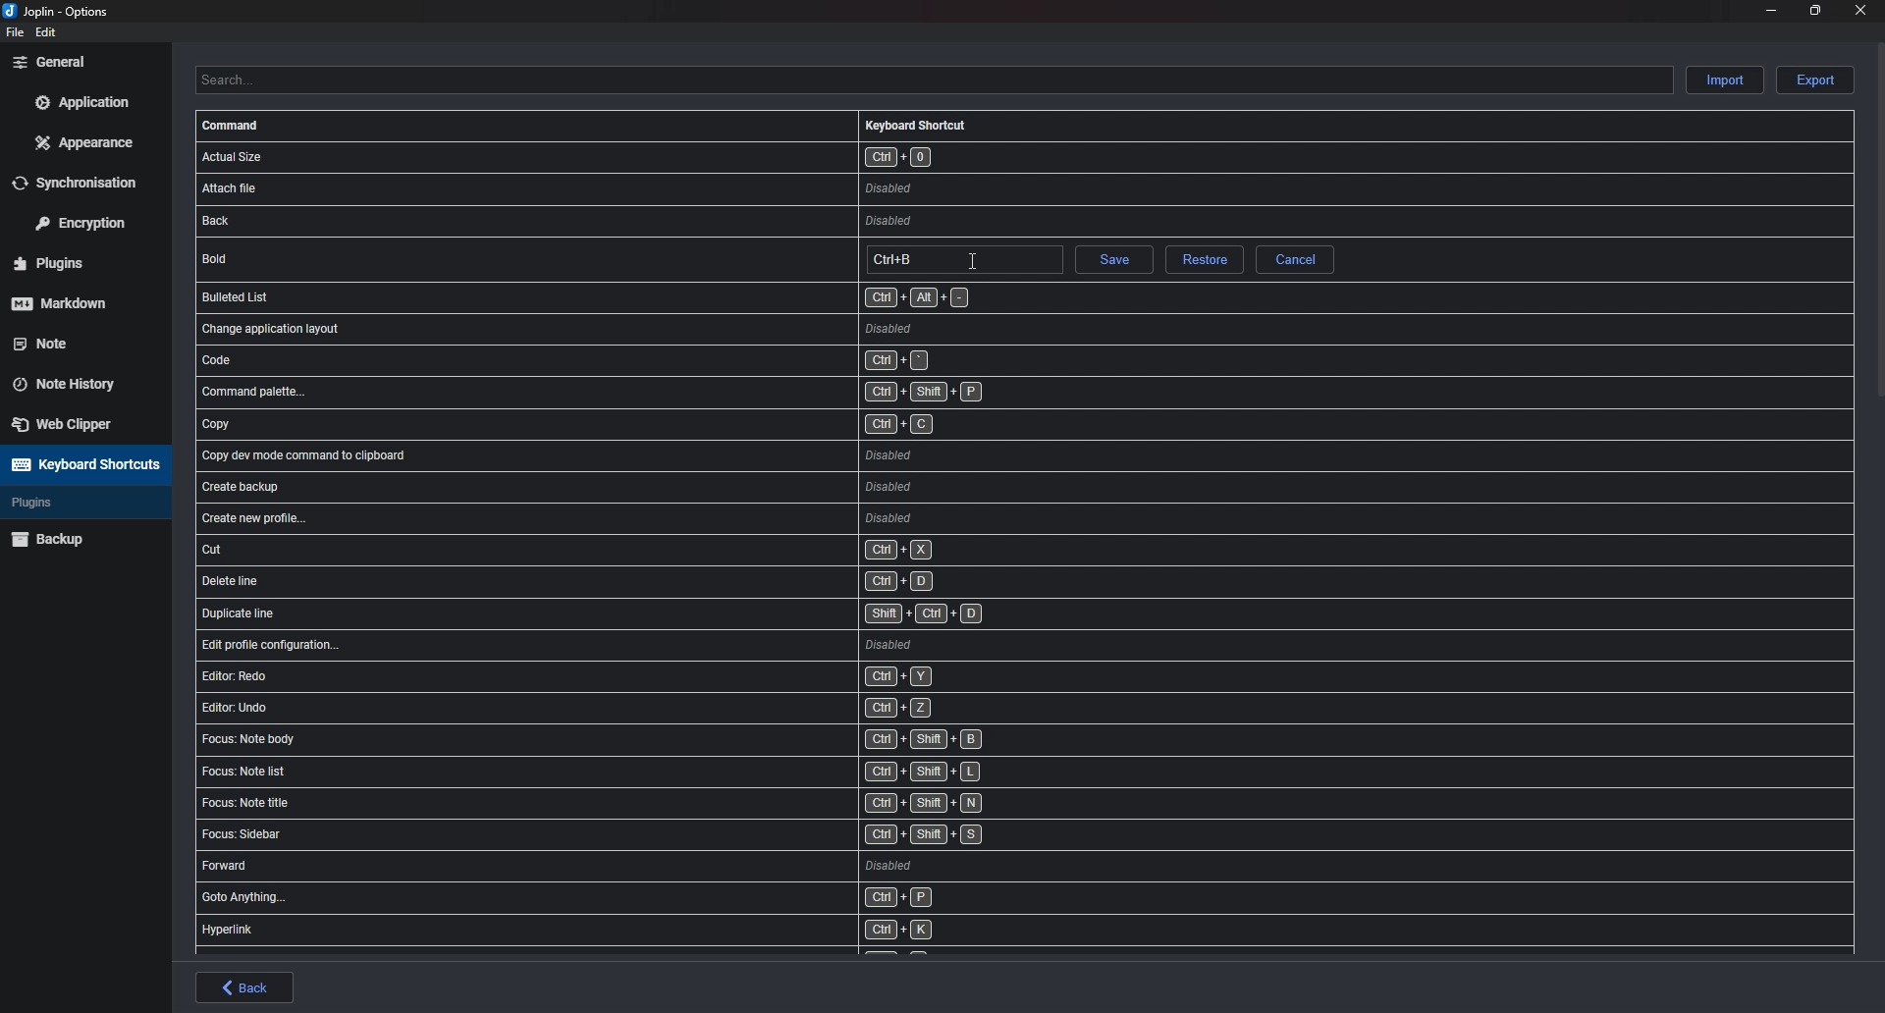 The image size is (1885, 1013). Describe the element at coordinates (648, 867) in the screenshot. I see `shortcut` at that location.